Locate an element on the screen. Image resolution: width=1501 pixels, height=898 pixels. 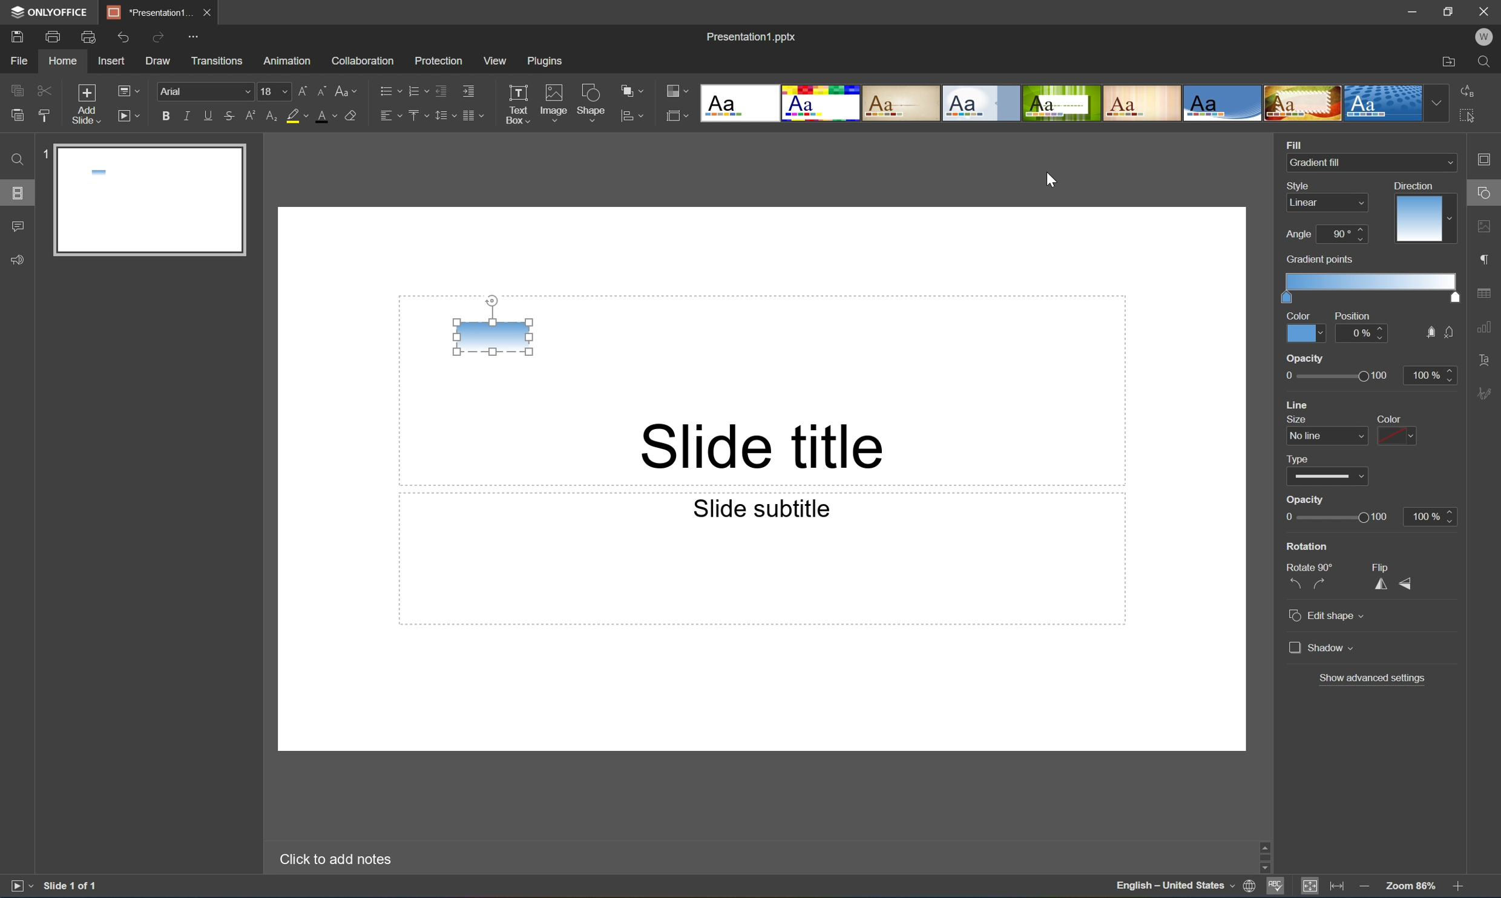
Italic is located at coordinates (186, 116).